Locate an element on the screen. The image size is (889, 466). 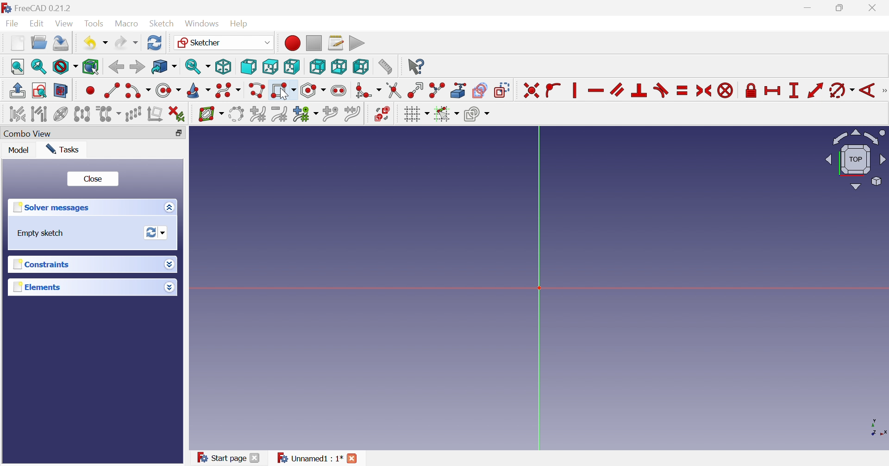
Create circle is located at coordinates (168, 91).